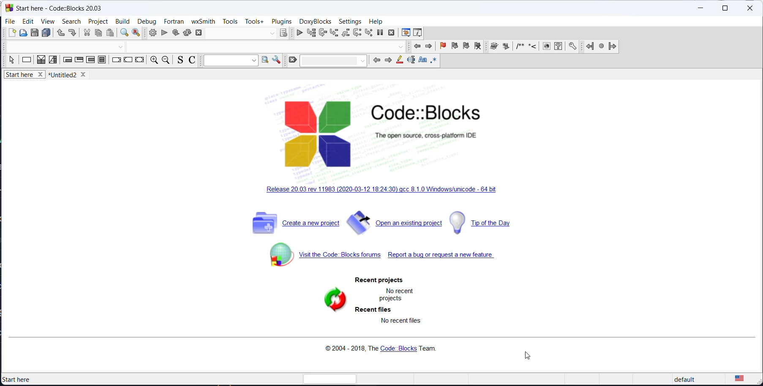  Describe the element at coordinates (398, 61) in the screenshot. I see `highlight` at that location.